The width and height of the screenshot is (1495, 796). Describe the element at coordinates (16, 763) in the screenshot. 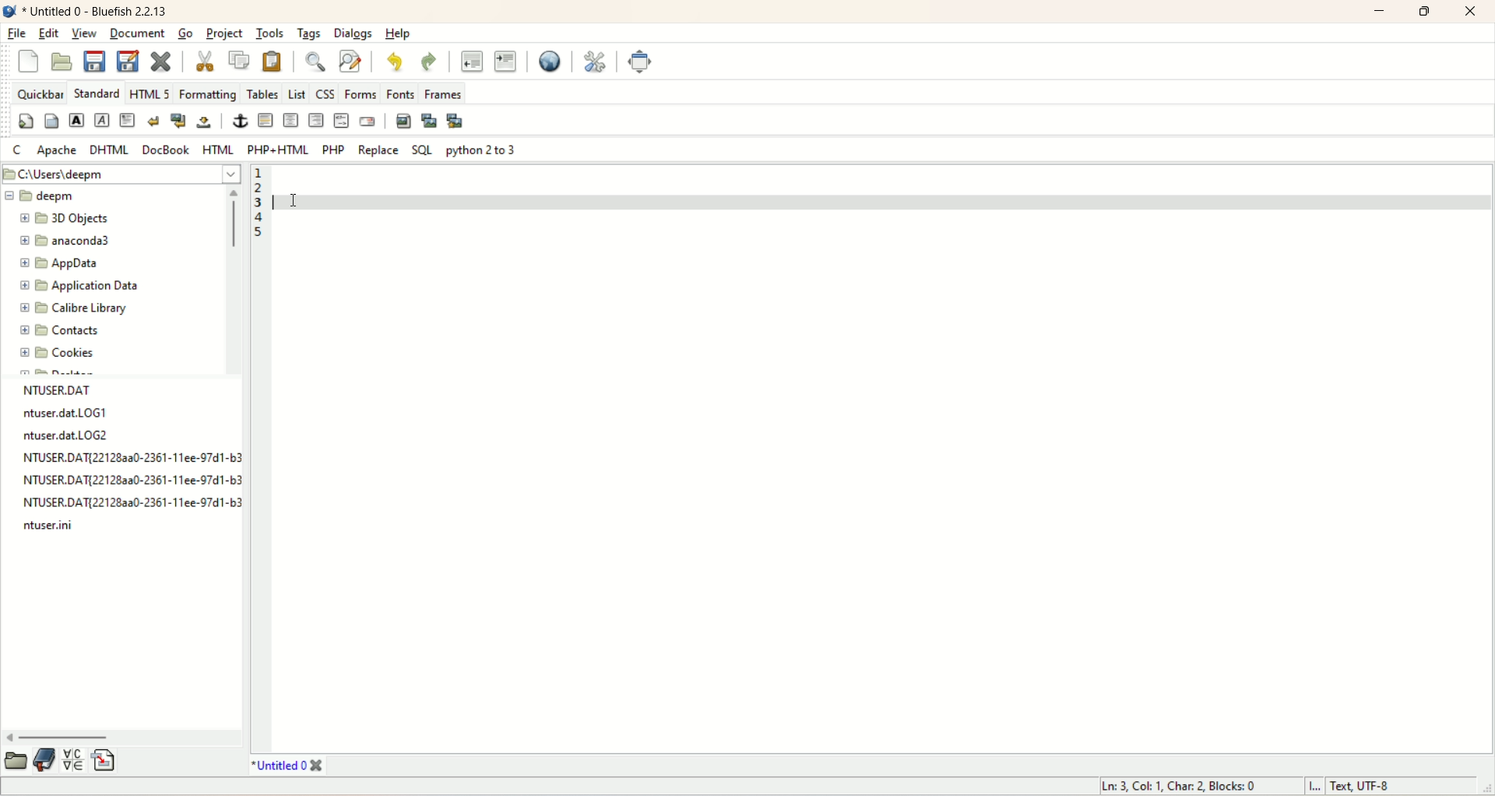

I see `open` at that location.